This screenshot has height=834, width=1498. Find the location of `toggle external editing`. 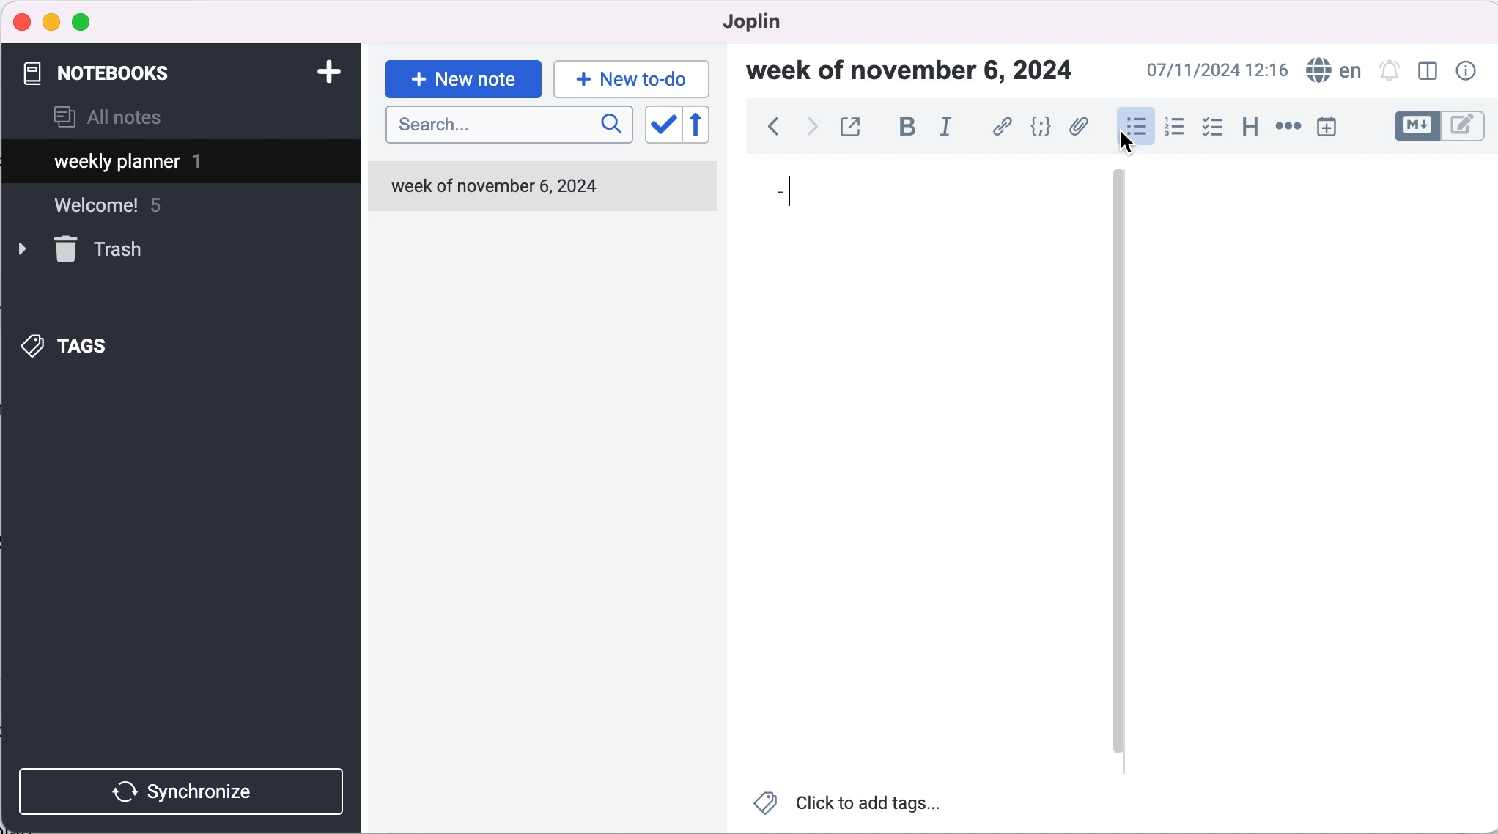

toggle external editing is located at coordinates (852, 128).